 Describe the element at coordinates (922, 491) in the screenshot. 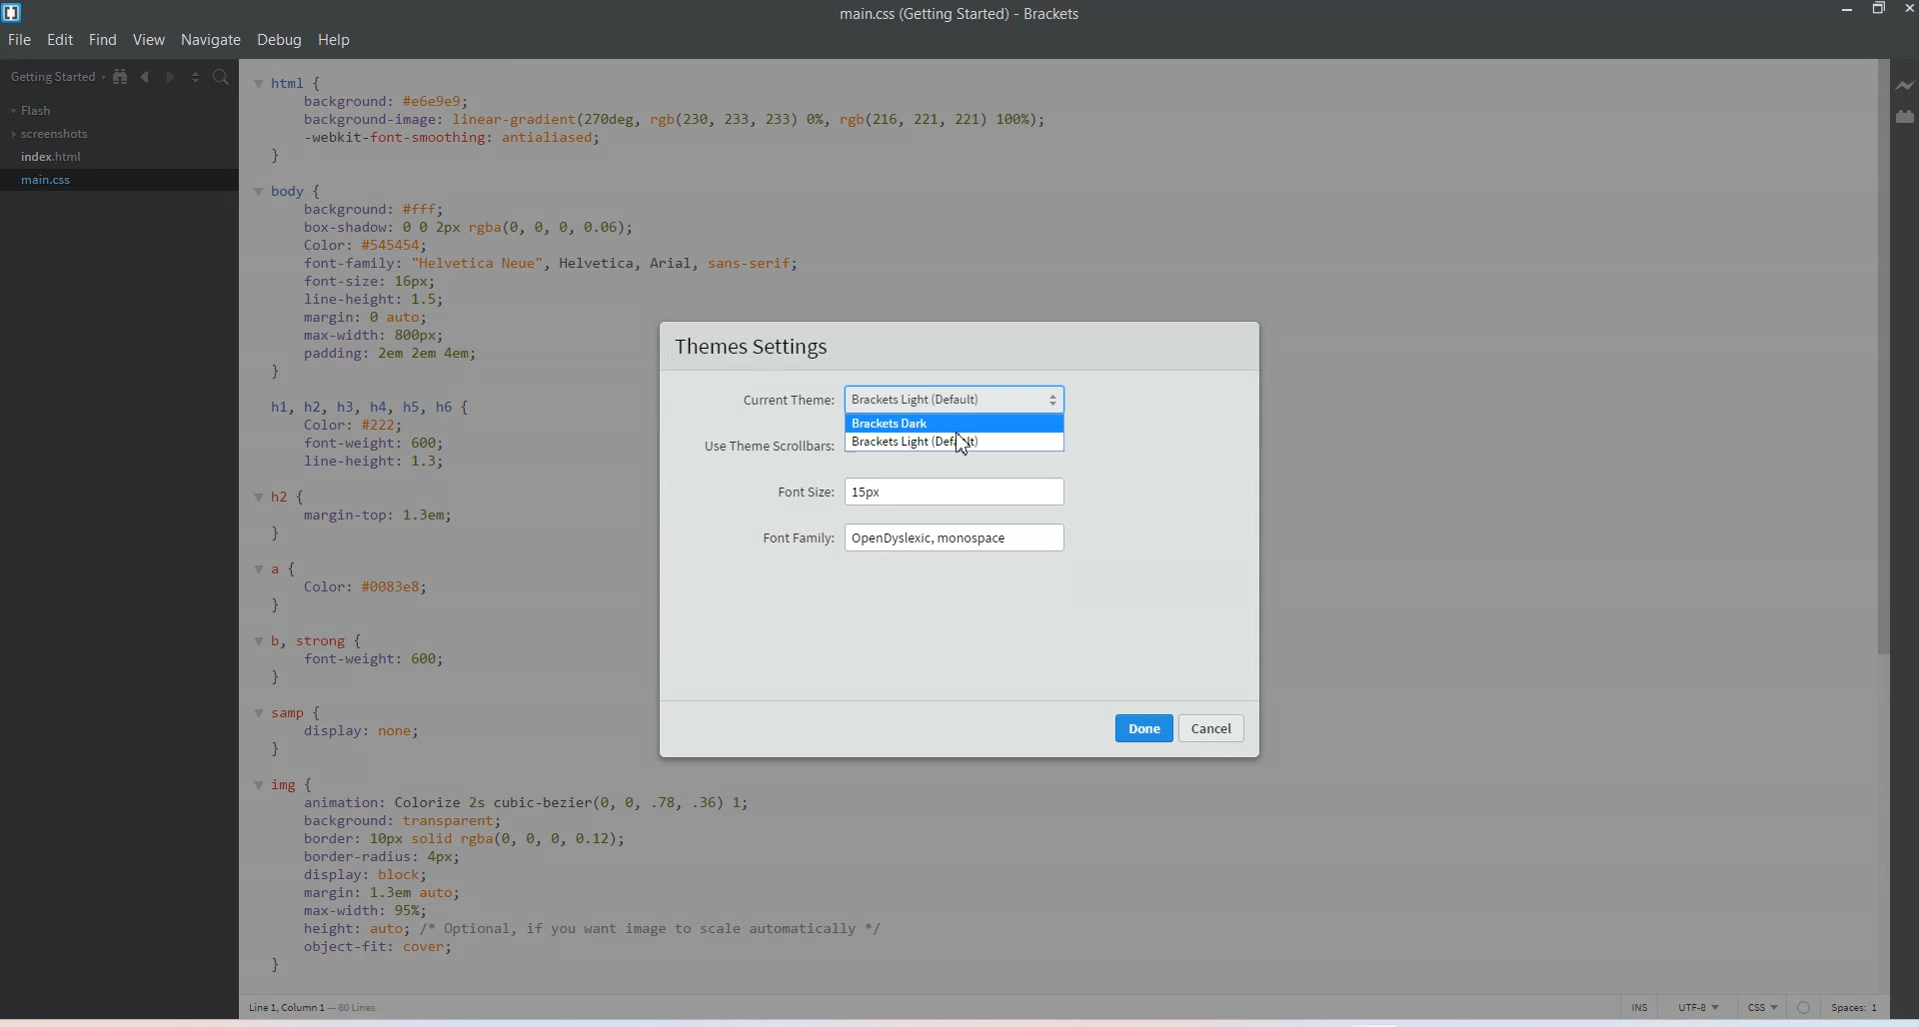

I see `Font Size` at that location.